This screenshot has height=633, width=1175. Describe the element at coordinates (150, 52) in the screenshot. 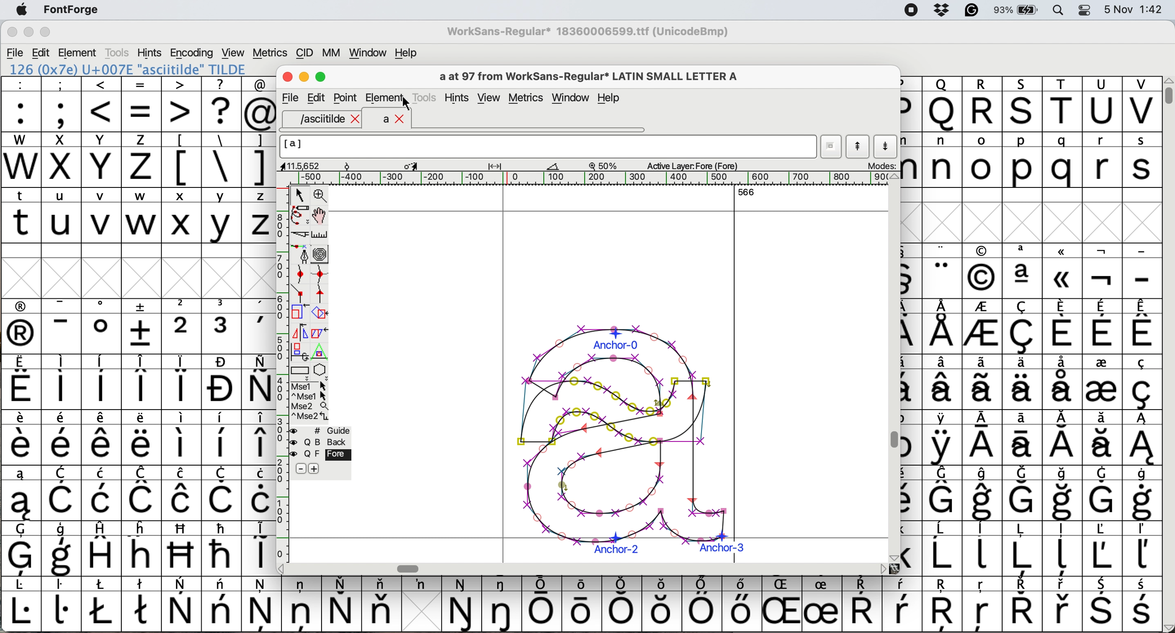

I see `hints` at that location.